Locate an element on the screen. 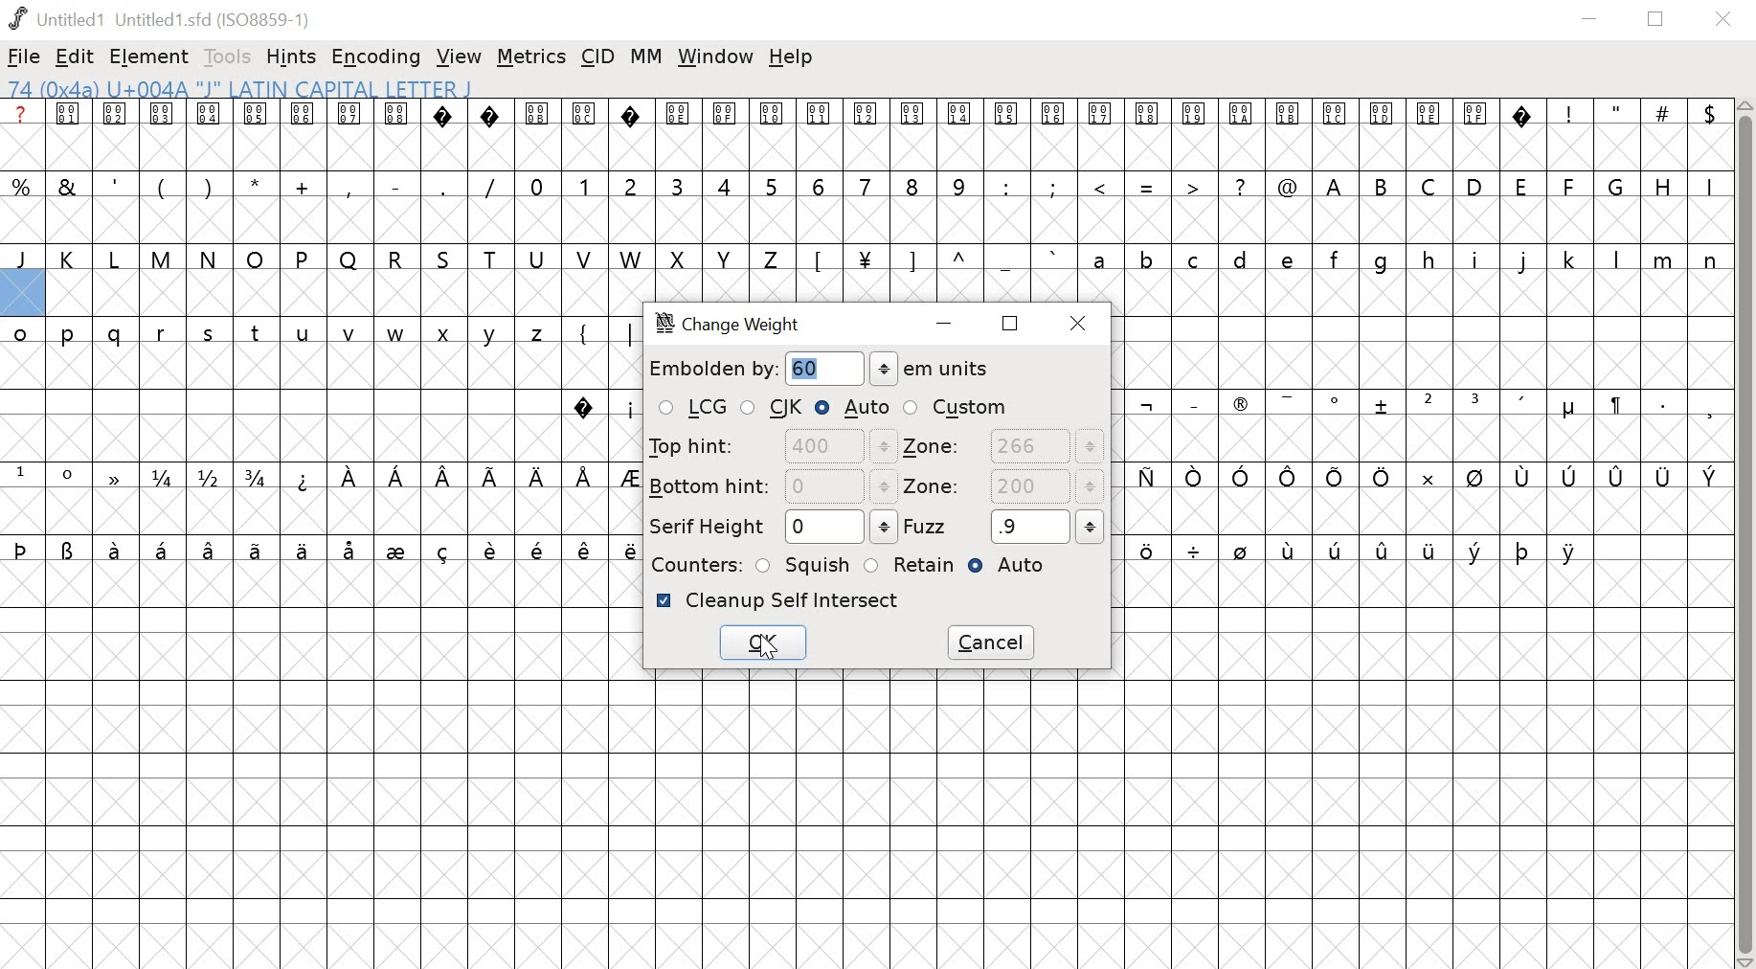 This screenshot has width=1756, height=969. embolden by 60 is located at coordinates (804, 371).